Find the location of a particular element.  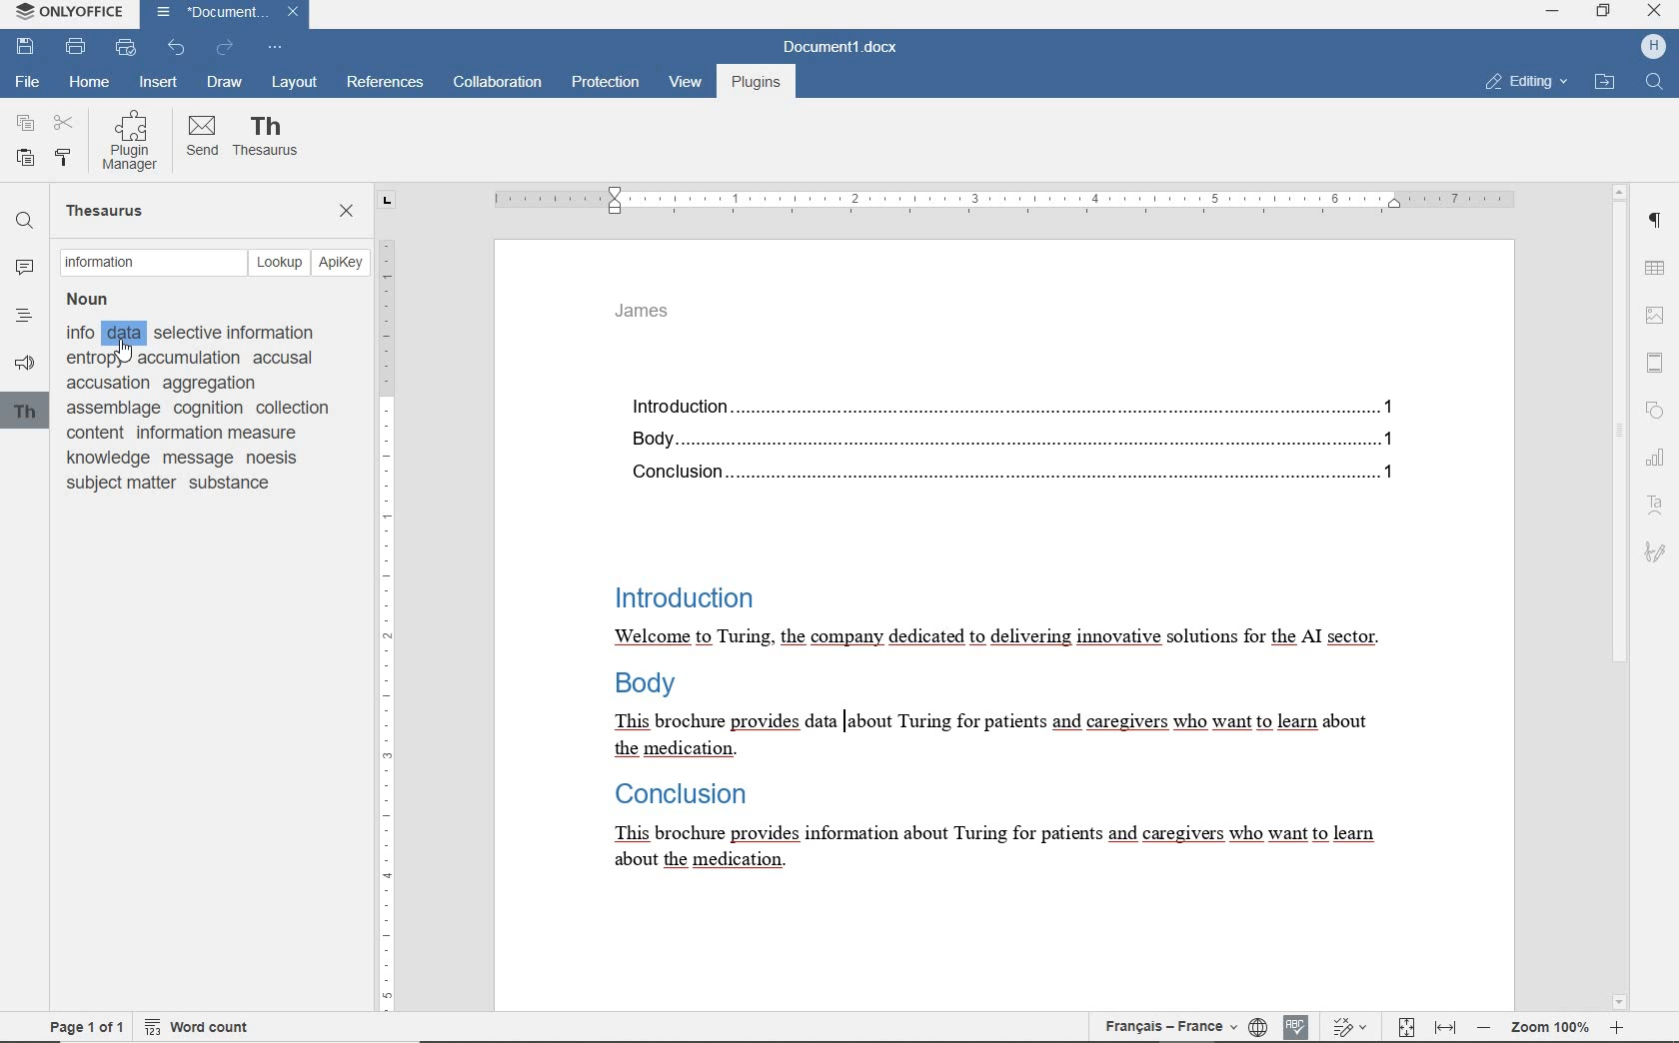

CURSOR AFTER DRAG is located at coordinates (841, 730).